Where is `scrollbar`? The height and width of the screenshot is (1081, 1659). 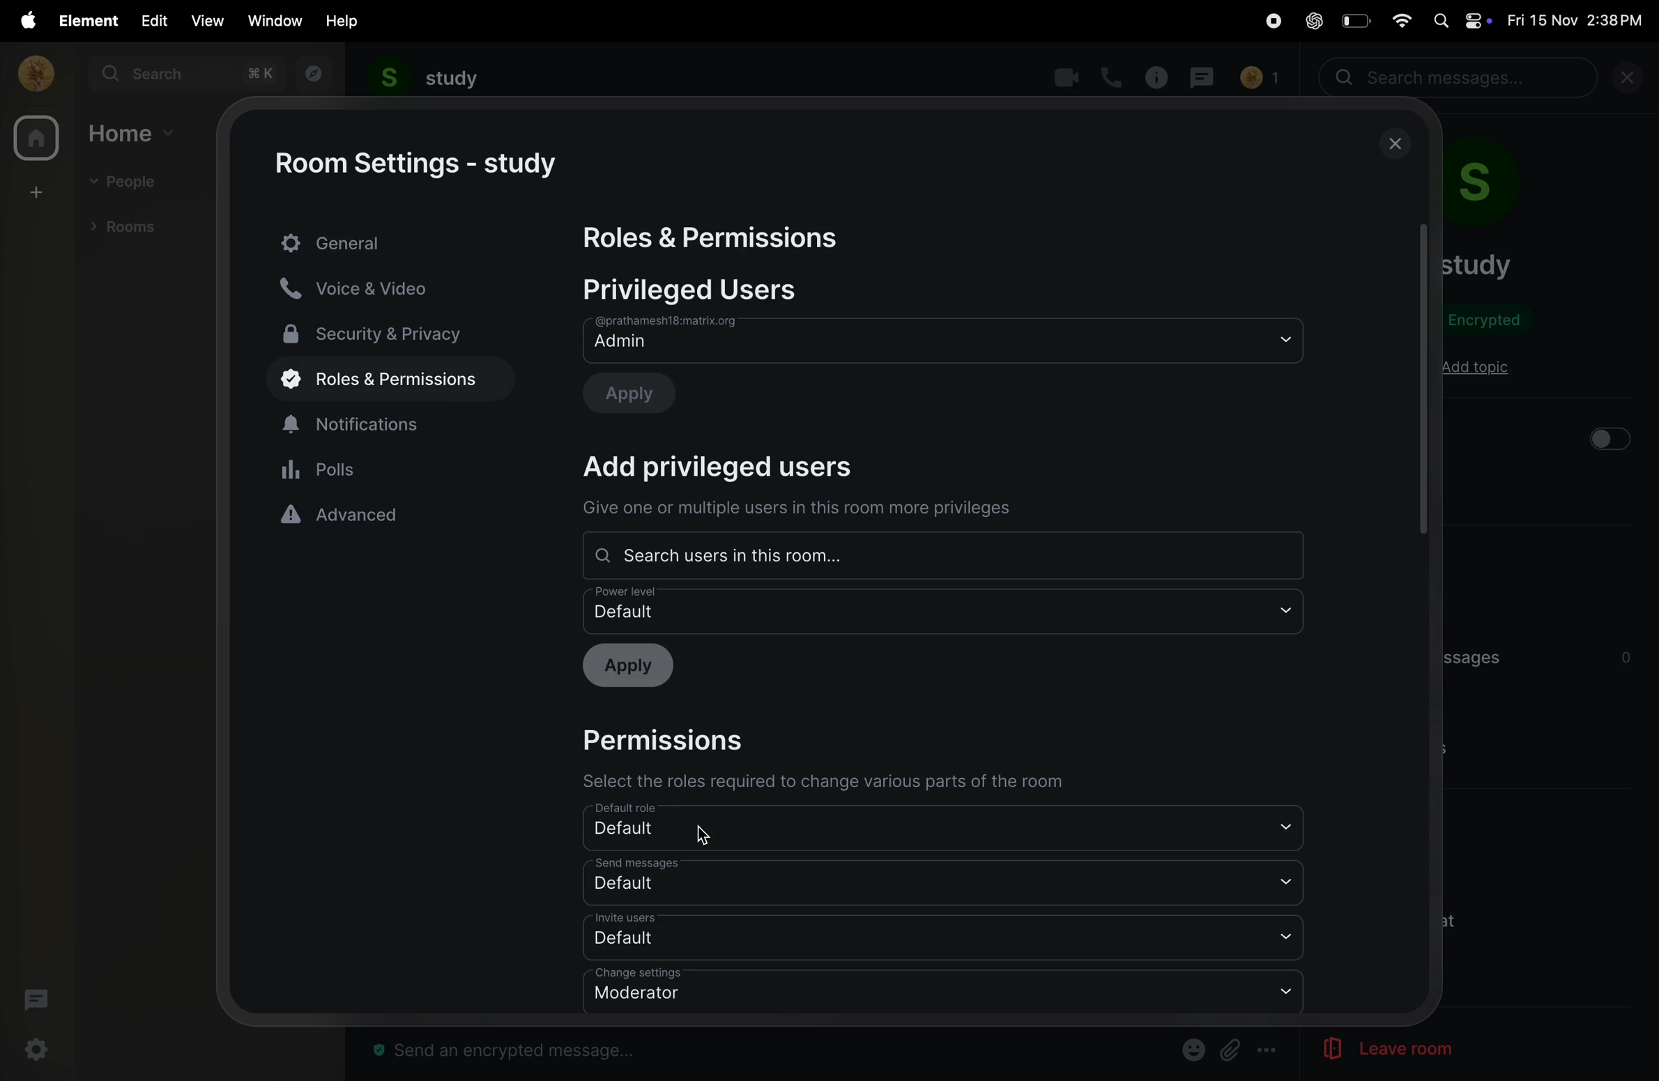
scrollbar is located at coordinates (1423, 378).